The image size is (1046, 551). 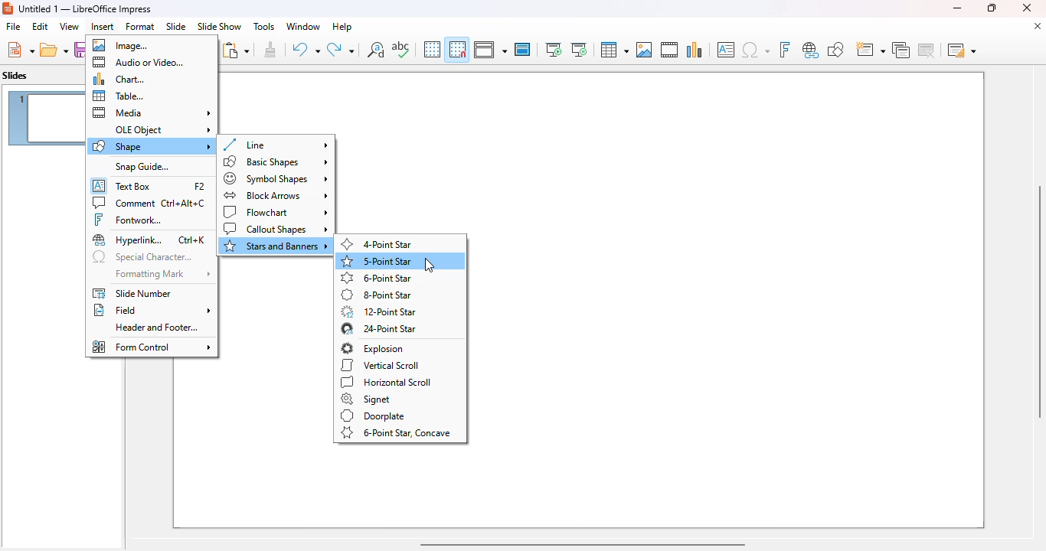 I want to click on text box, so click(x=149, y=184).